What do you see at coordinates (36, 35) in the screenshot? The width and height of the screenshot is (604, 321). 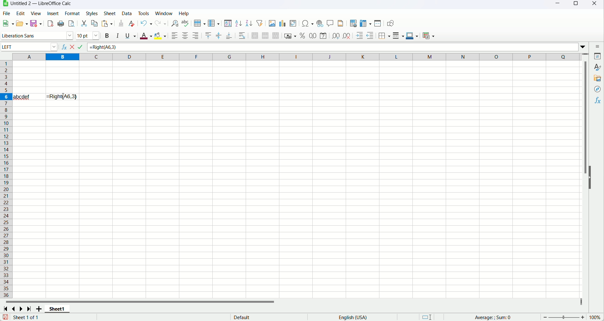 I see `font name` at bounding box center [36, 35].